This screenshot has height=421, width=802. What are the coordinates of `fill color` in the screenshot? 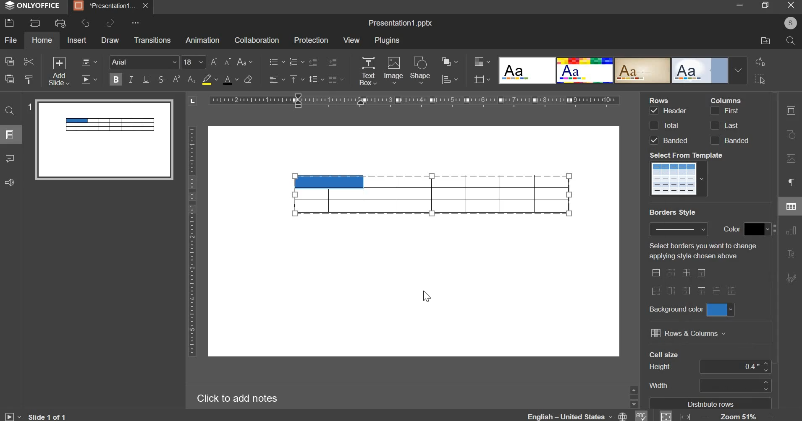 It's located at (209, 79).